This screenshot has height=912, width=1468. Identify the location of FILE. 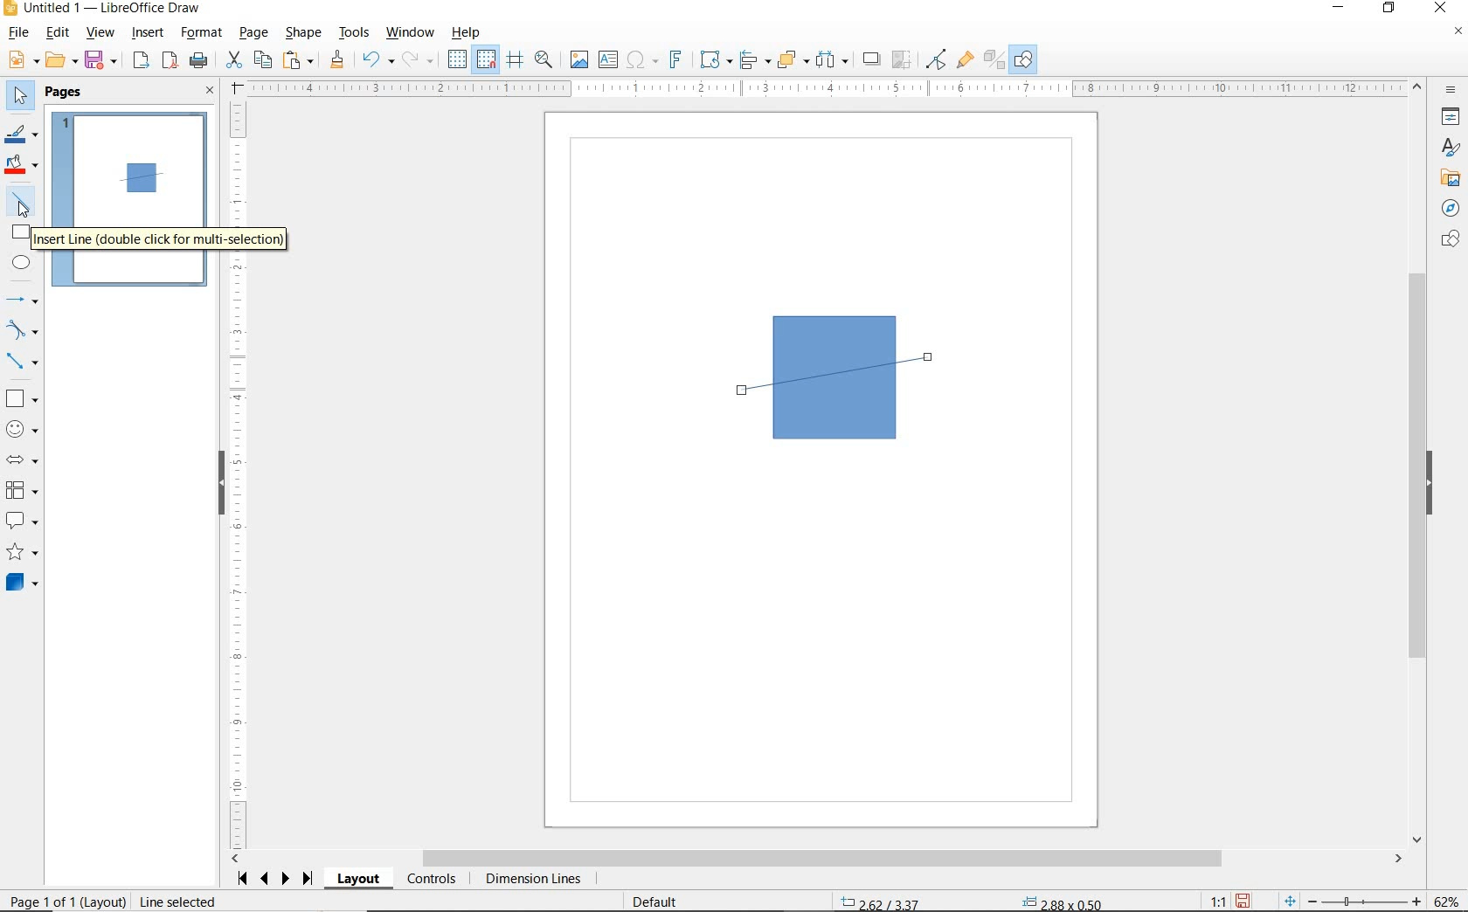
(17, 34).